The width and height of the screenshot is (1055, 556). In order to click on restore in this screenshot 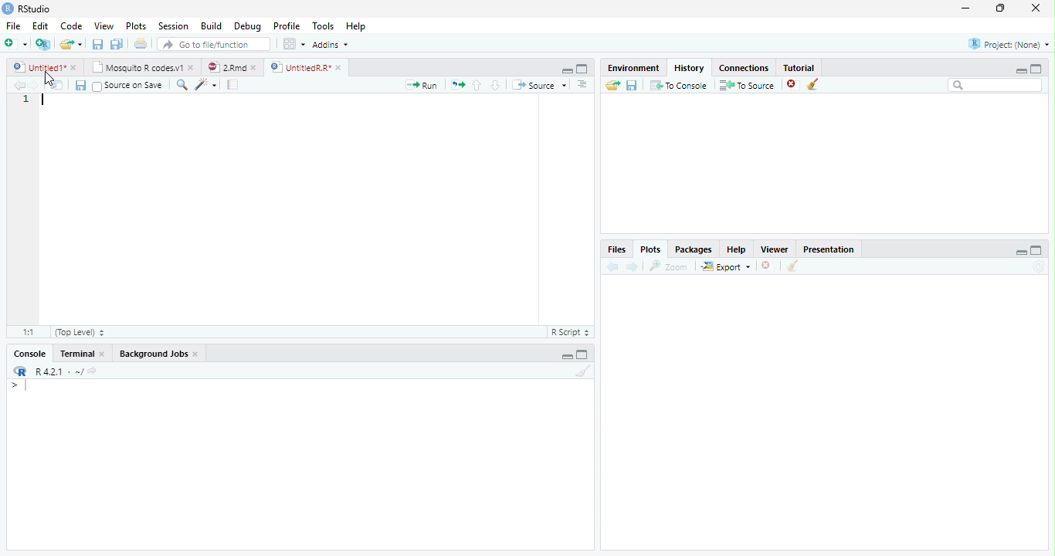, I will do `click(1000, 8)`.